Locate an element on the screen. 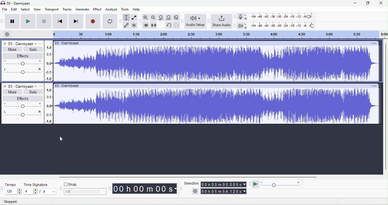 This screenshot has height=205, width=388. record is located at coordinates (93, 21).